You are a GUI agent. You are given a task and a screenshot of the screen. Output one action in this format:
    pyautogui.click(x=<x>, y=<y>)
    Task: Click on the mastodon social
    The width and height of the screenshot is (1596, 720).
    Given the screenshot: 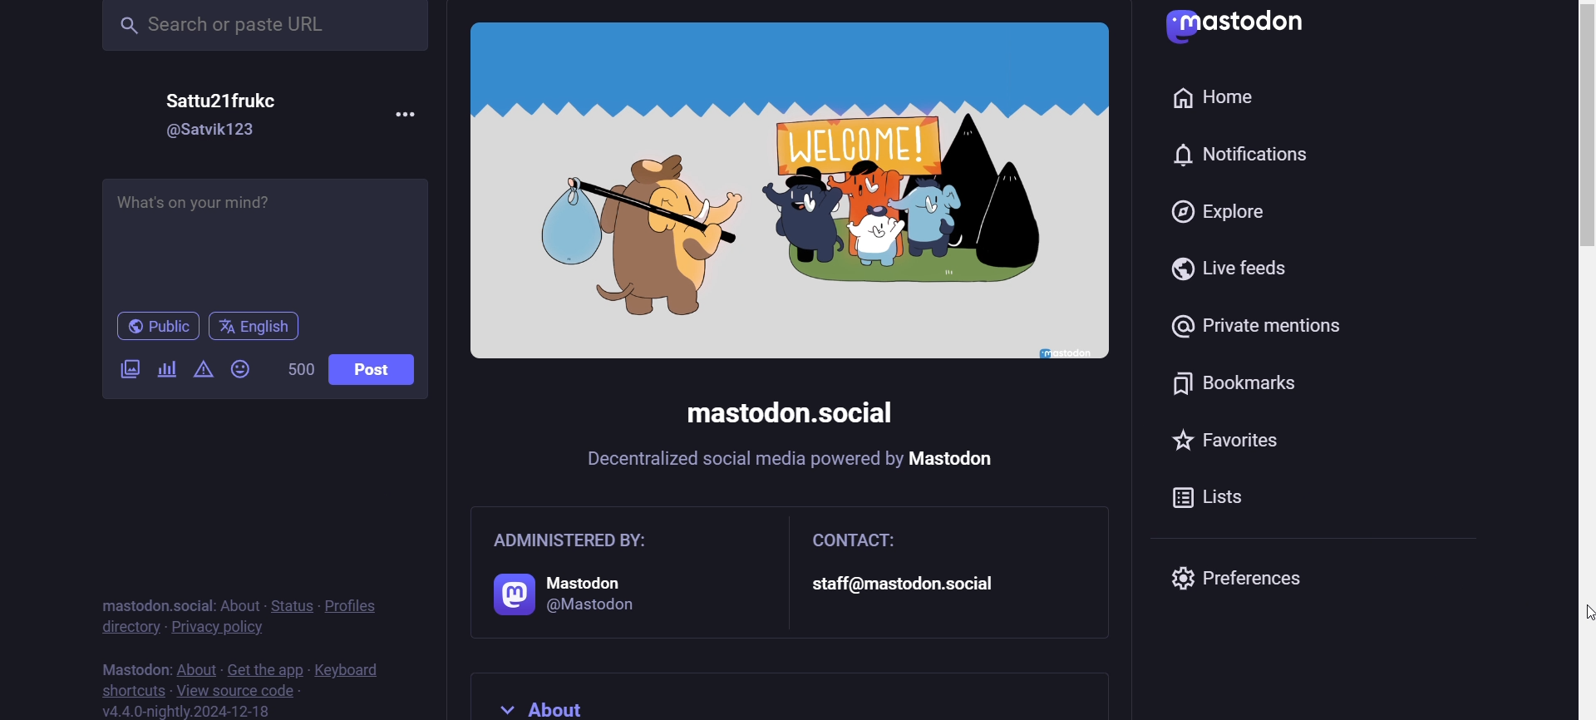 What is the action you would take?
    pyautogui.click(x=153, y=604)
    